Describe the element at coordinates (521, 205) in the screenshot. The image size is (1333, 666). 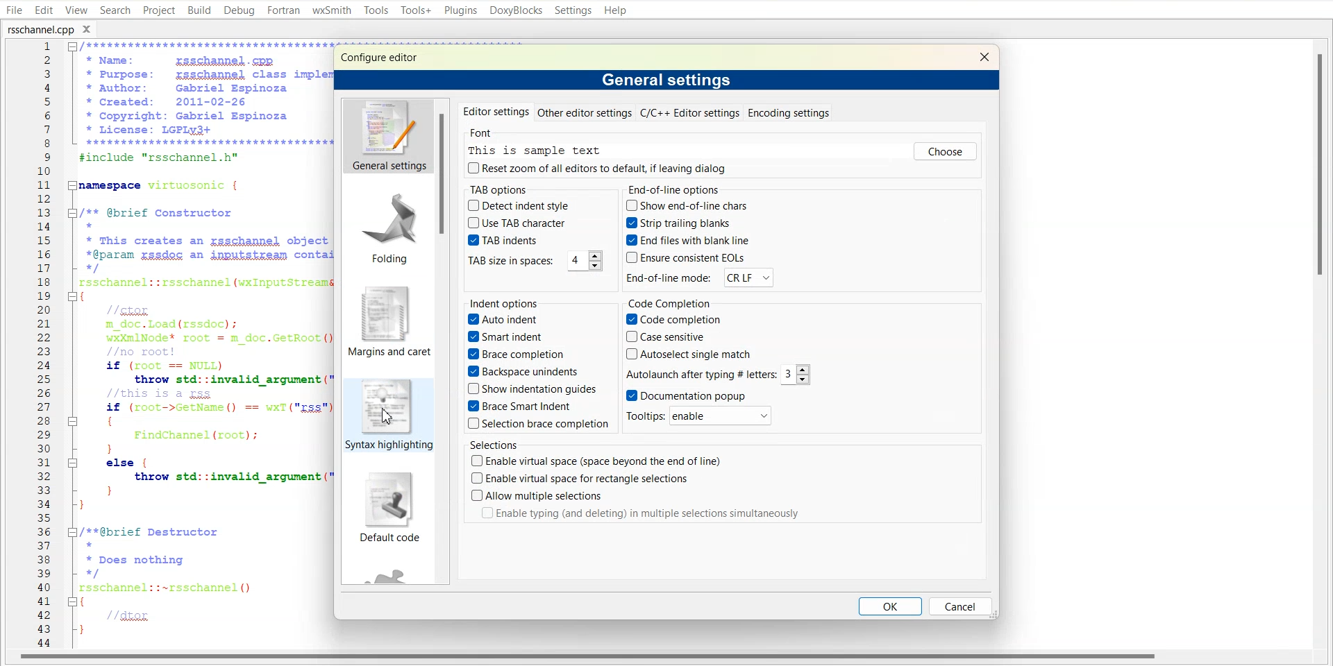
I see `Detect indent style` at that location.